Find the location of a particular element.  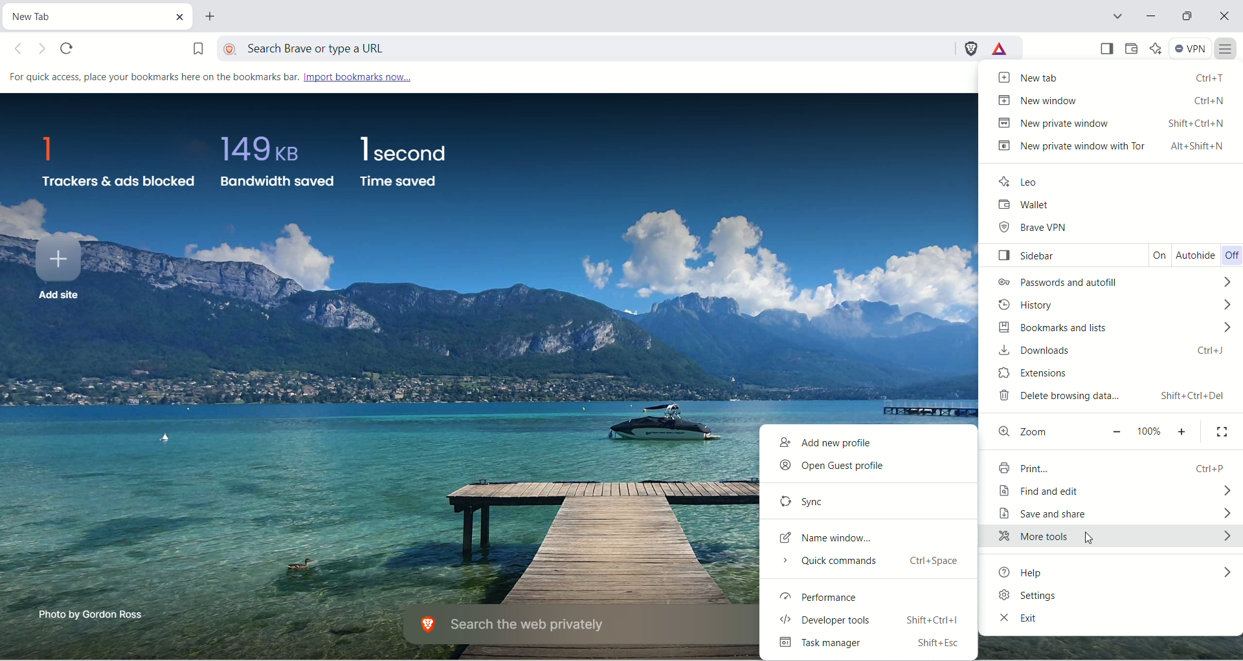

go backward is located at coordinates (22, 49).